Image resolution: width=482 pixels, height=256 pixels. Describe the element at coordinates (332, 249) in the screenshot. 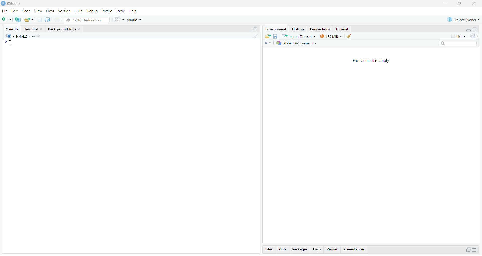

I see `Viewer` at that location.